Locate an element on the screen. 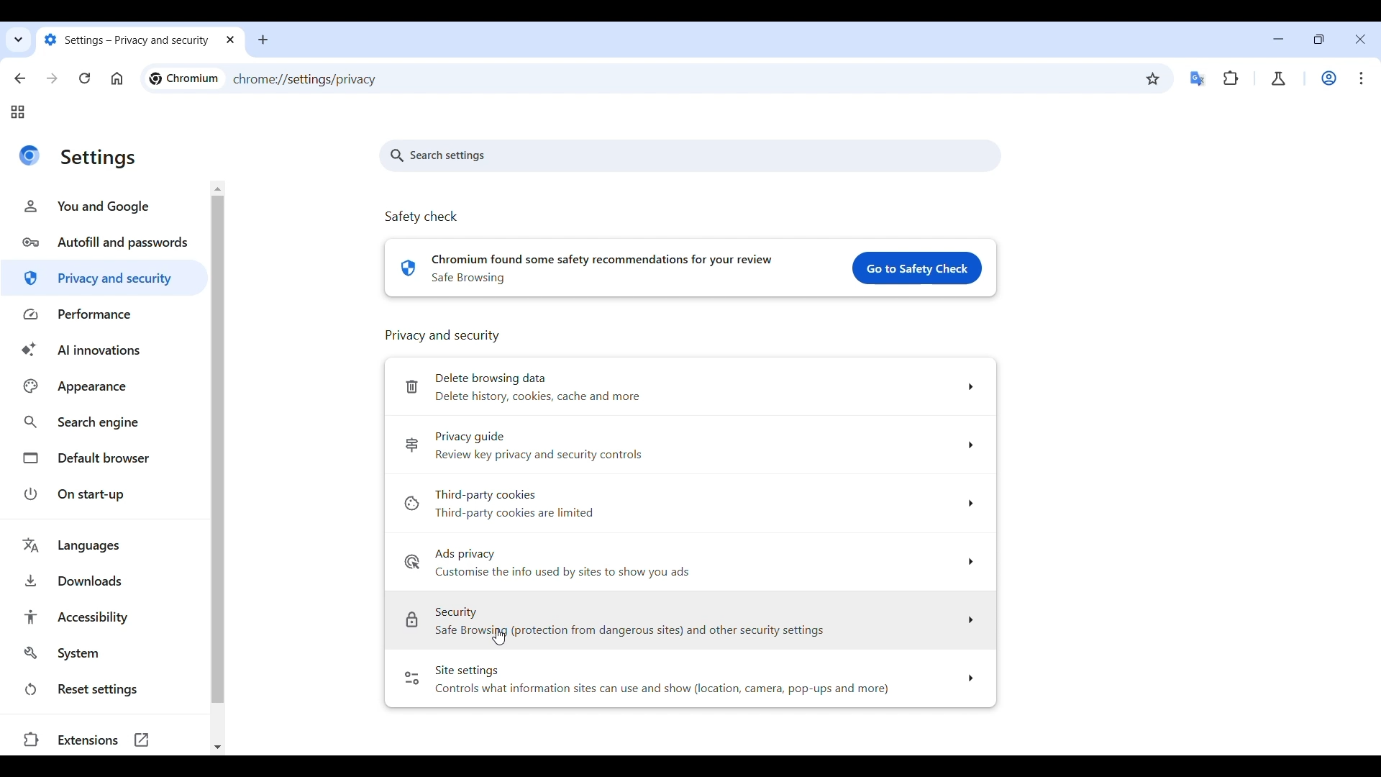 This screenshot has height=777, width=1381. Third-party cookies »Third-party cookies are limited is located at coordinates (691, 511).